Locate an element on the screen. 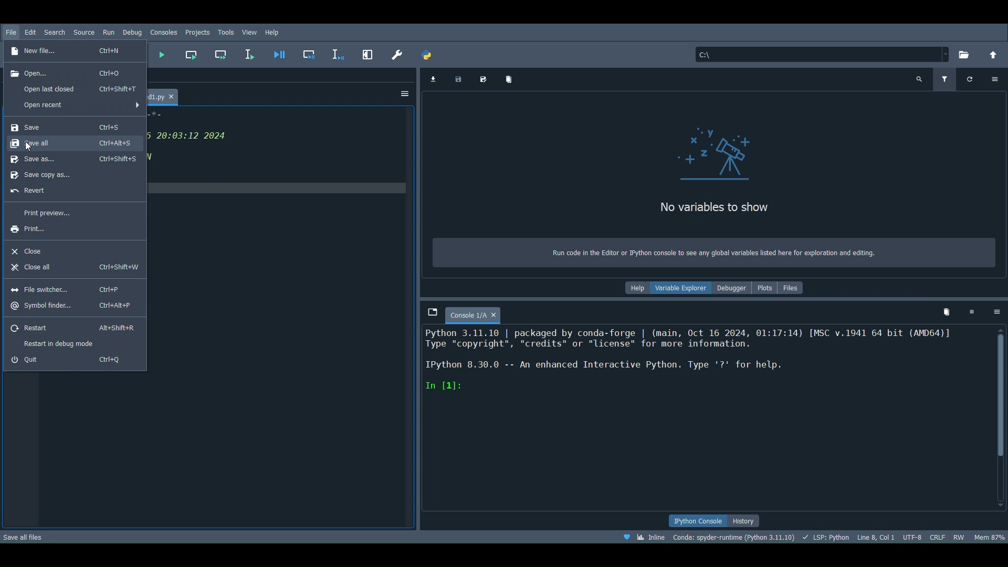  Open last closed is located at coordinates (81, 90).